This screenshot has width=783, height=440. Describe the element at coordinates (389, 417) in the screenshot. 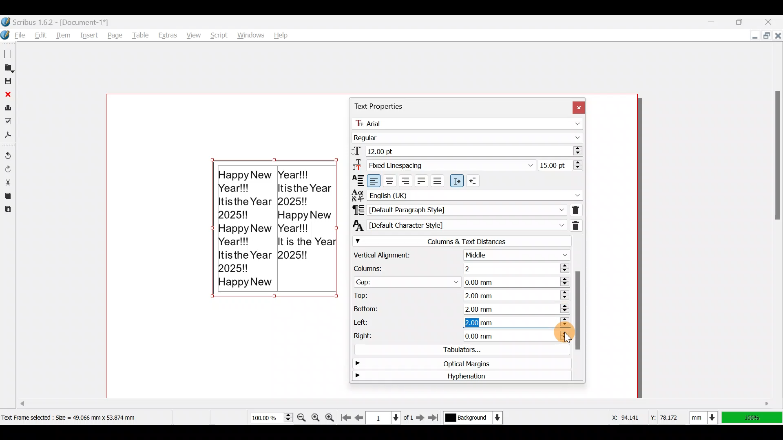

I see `Select current page` at that location.